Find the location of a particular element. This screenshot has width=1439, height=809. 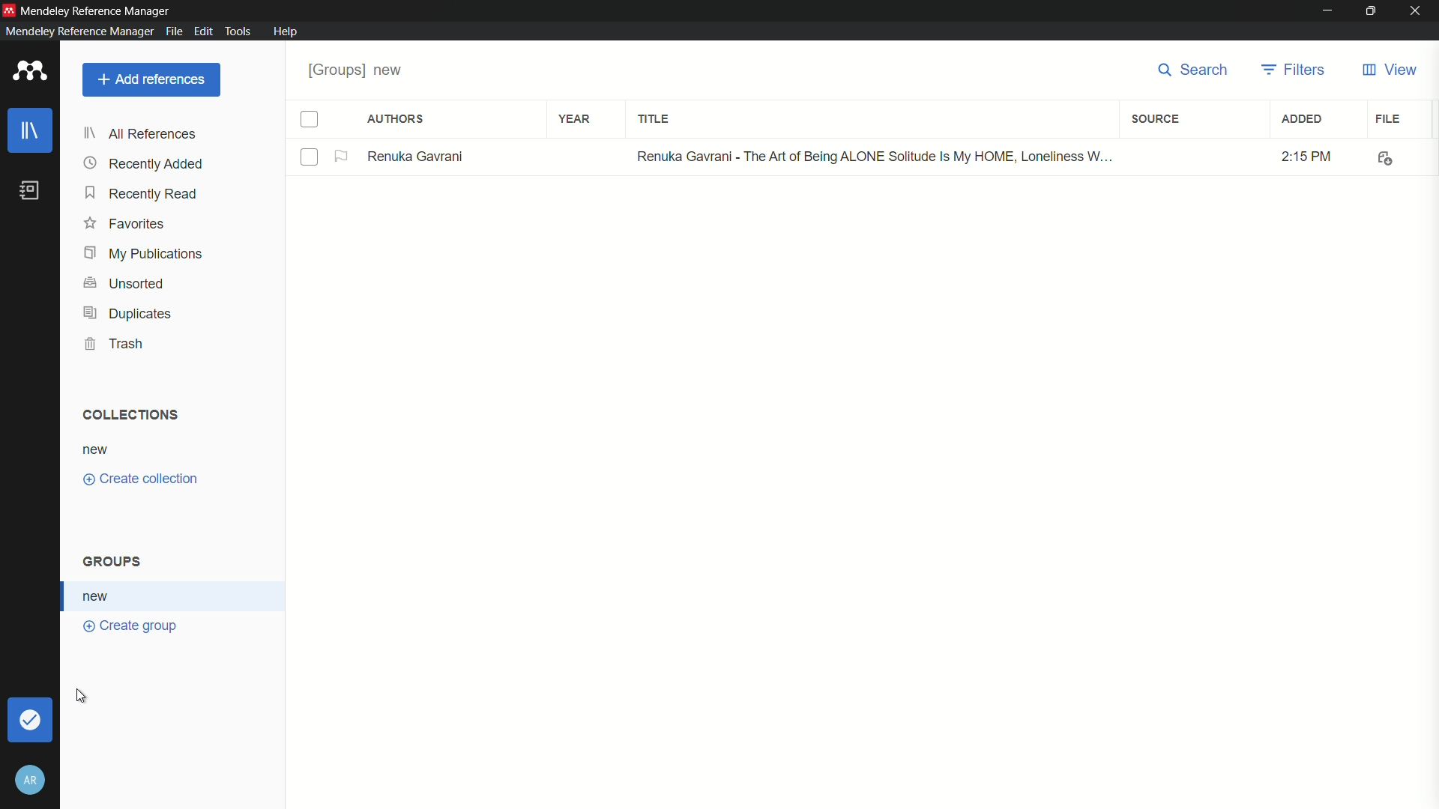

create group is located at coordinates (131, 625).